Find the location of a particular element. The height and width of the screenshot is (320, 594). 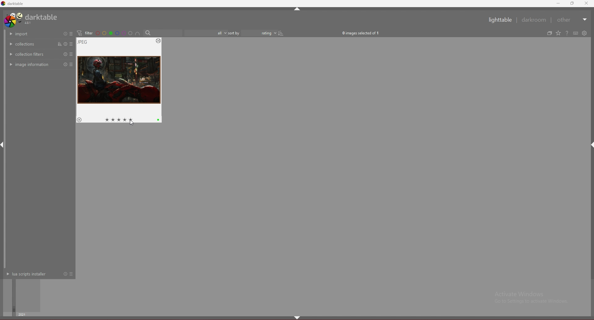

scroll bar is located at coordinates (5, 148).